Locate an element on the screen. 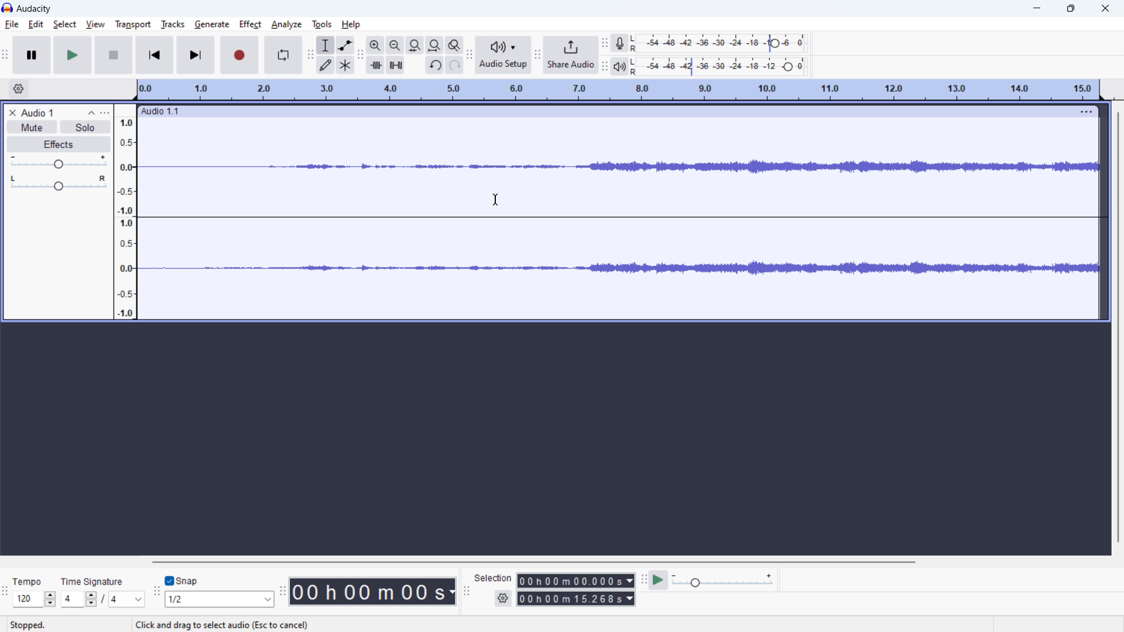 The width and height of the screenshot is (1124, 632). toggle zoom is located at coordinates (455, 46).